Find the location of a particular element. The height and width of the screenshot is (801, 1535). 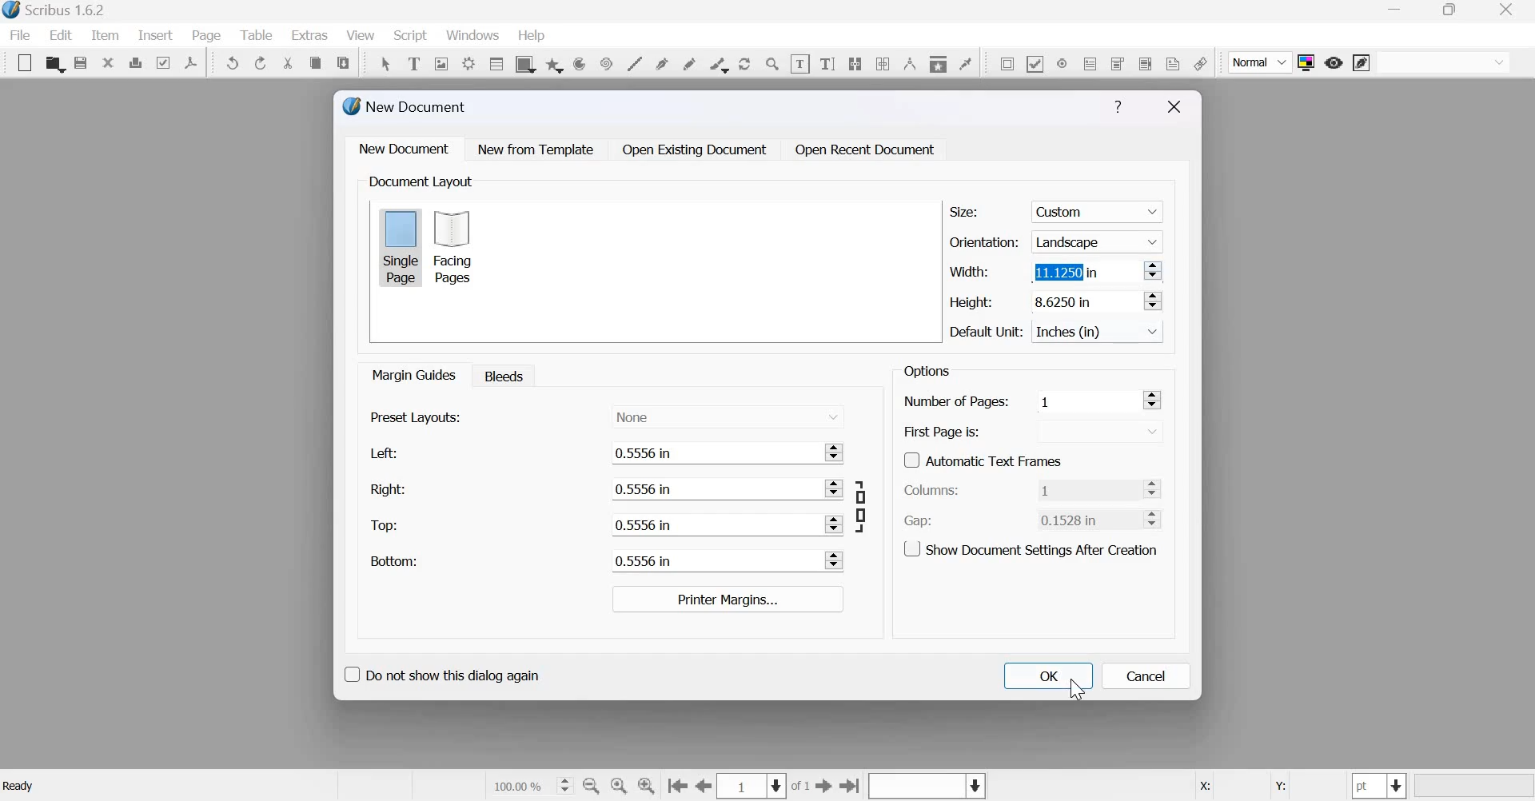

Increase and Decrease is located at coordinates (1152, 301).